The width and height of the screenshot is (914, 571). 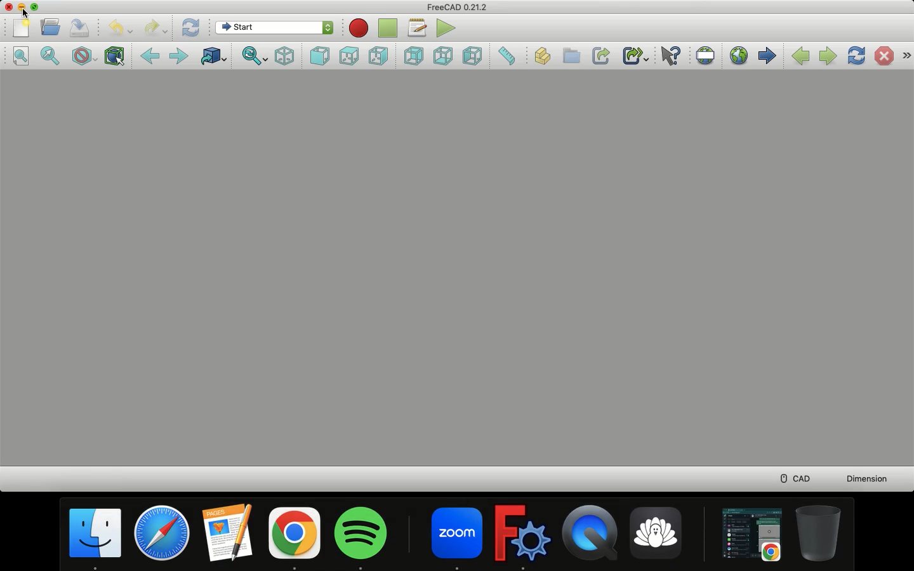 I want to click on redo, so click(x=157, y=29).